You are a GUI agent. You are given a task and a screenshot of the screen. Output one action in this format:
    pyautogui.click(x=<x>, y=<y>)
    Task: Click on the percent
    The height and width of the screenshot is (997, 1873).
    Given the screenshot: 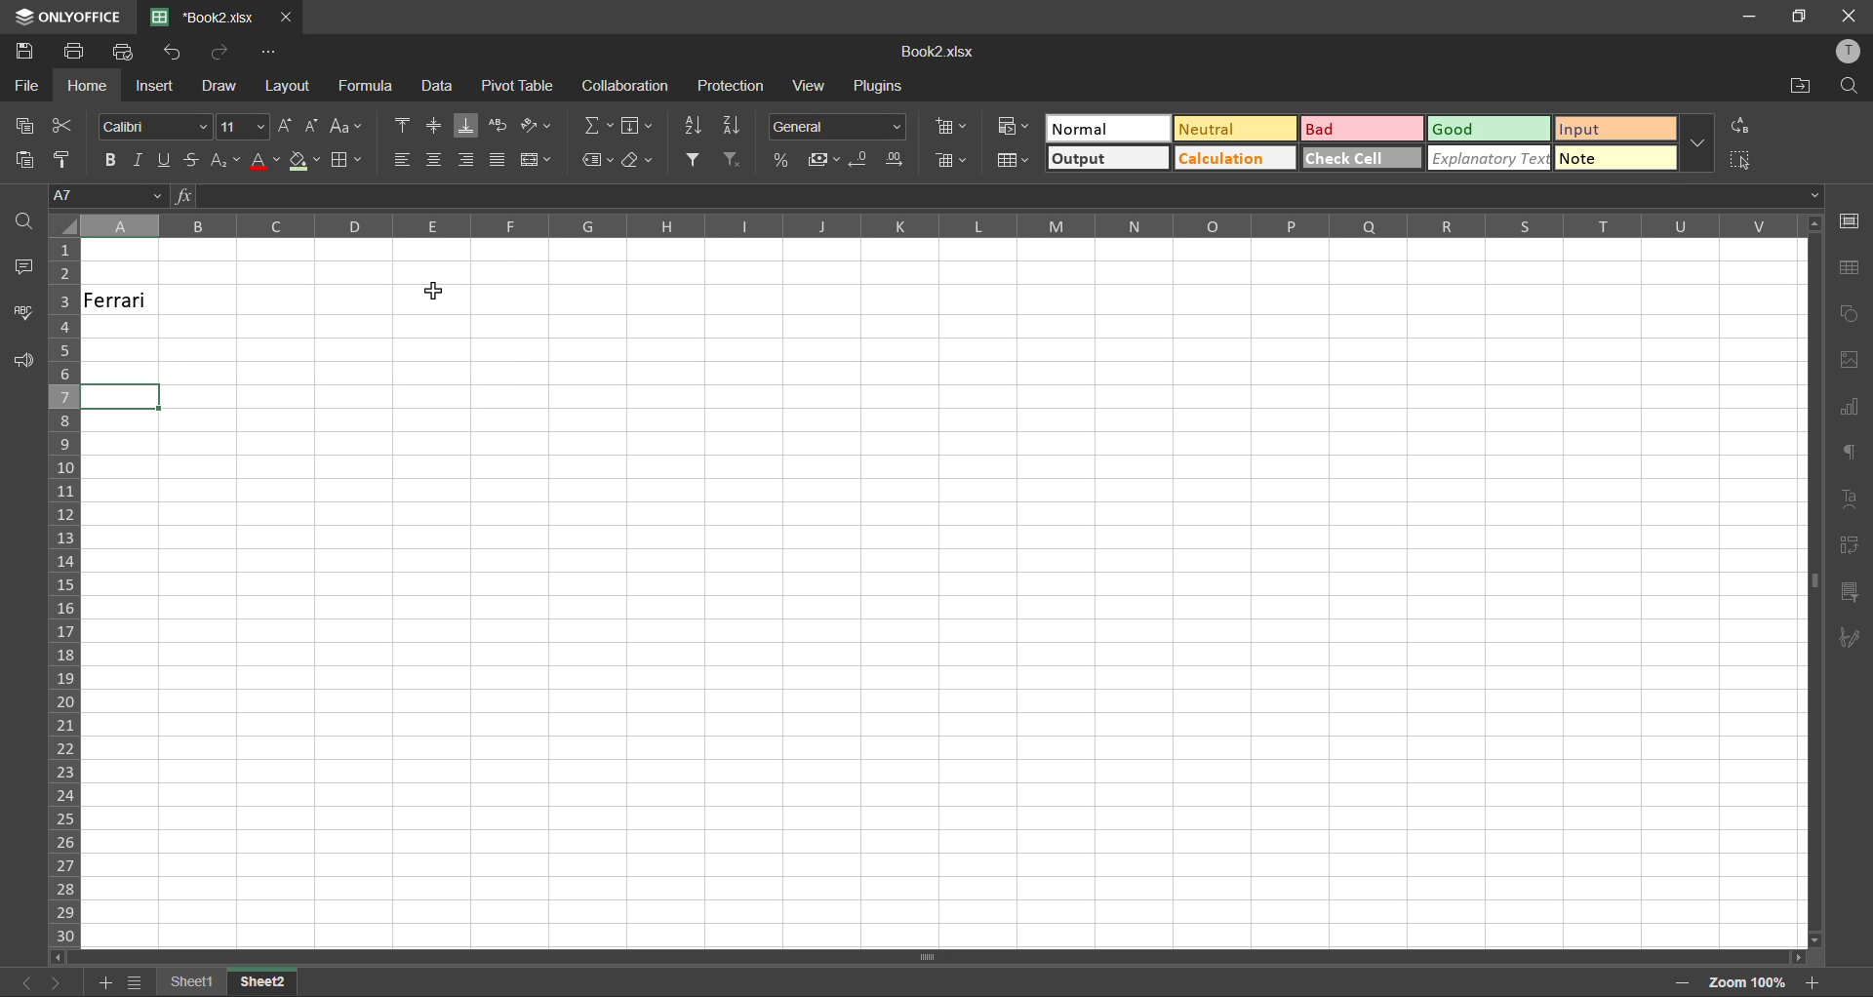 What is the action you would take?
    pyautogui.click(x=781, y=160)
    